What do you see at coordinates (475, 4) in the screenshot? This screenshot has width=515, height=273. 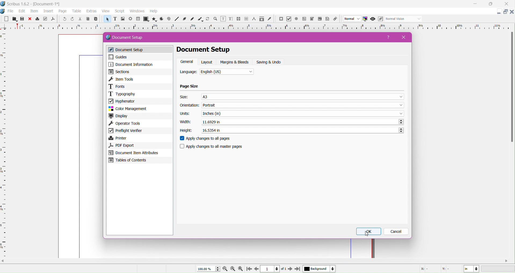 I see `minimize` at bounding box center [475, 4].